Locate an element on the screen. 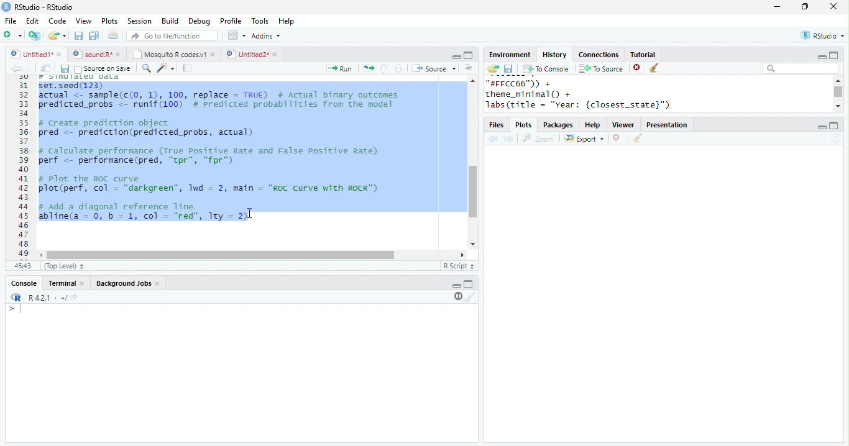 The width and height of the screenshot is (849, 446). options is located at coordinates (236, 35).